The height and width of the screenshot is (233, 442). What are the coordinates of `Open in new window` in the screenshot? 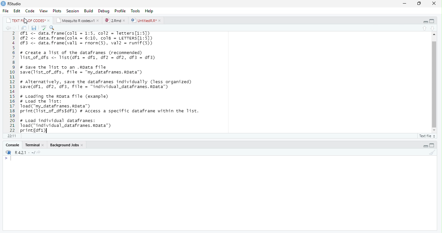 It's located at (24, 28).